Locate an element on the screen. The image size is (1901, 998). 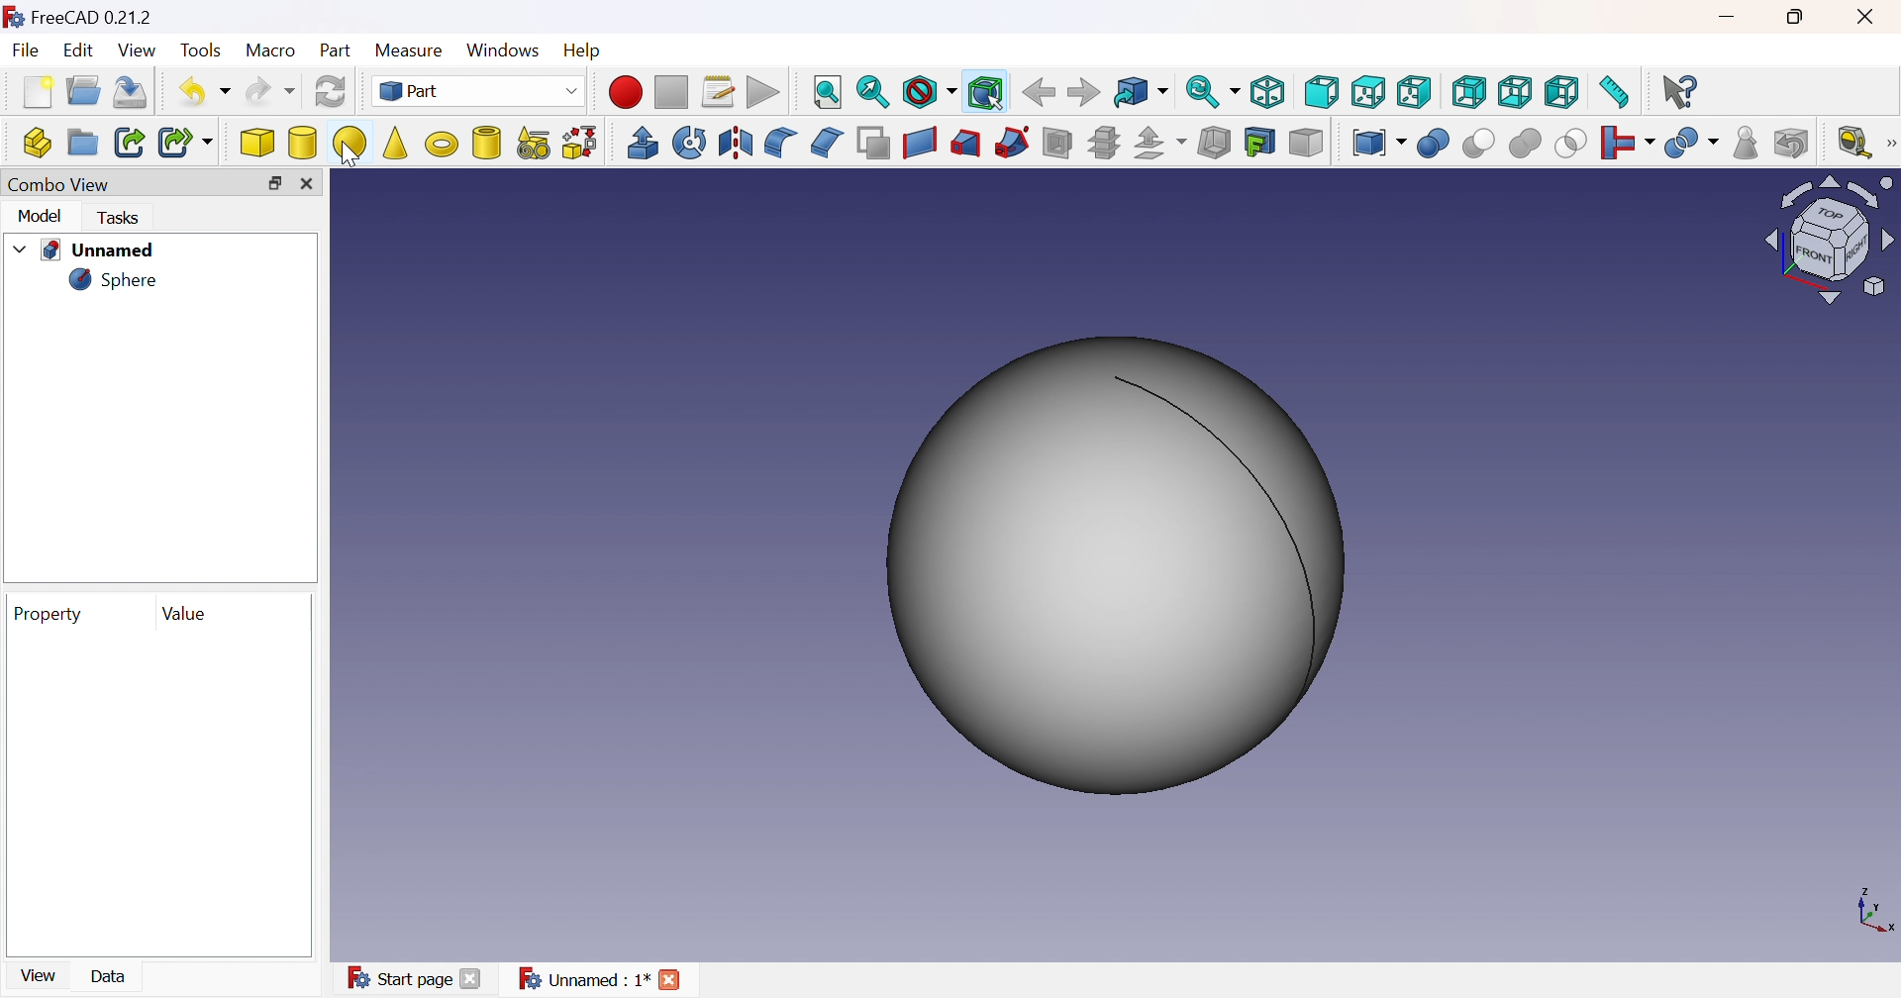
Close is located at coordinates (312, 184).